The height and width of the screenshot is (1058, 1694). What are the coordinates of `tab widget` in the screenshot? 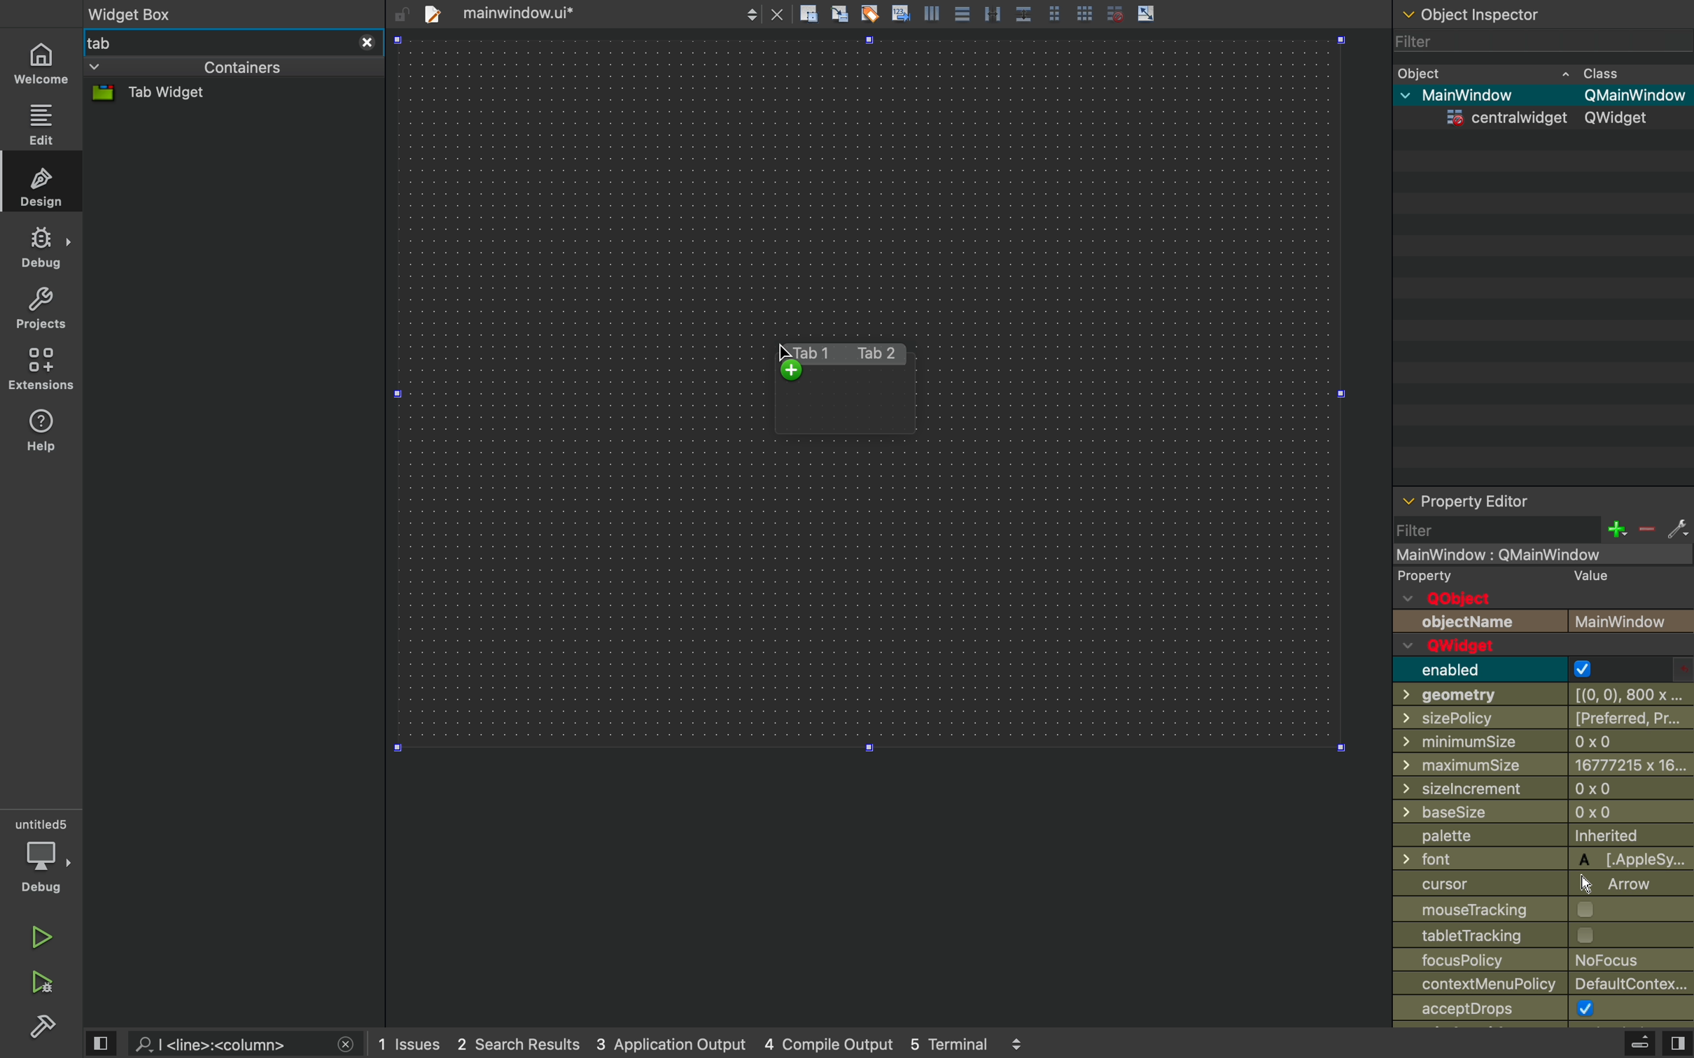 It's located at (174, 94).